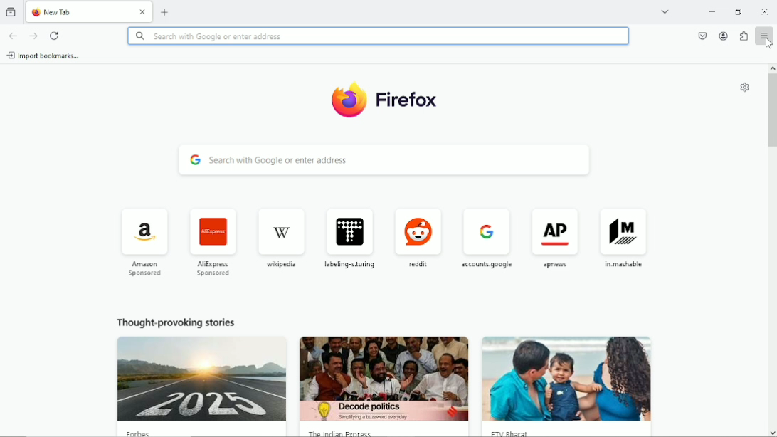  I want to click on restore down, so click(740, 11).